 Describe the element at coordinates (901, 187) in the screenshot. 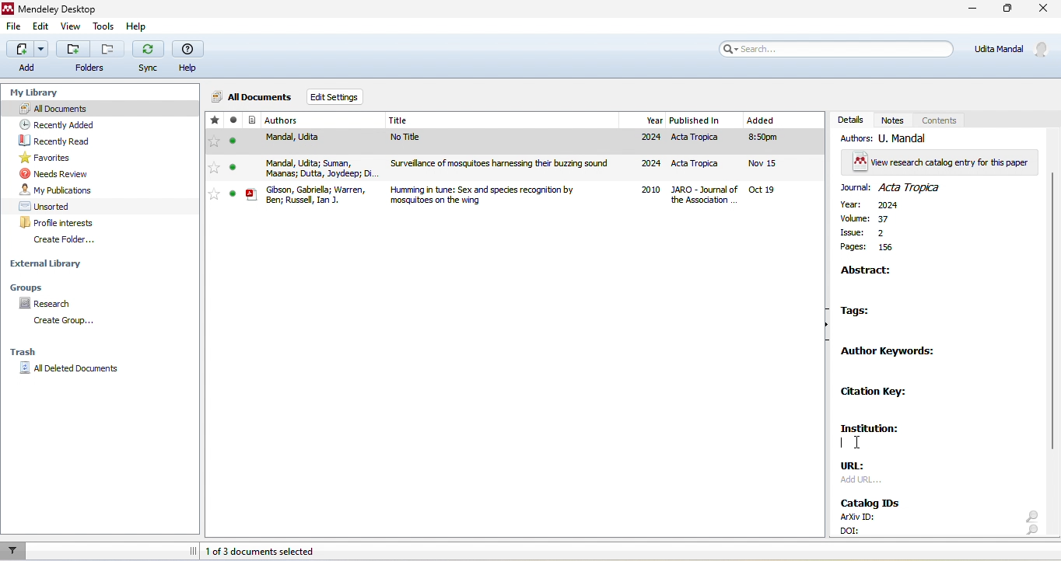

I see `journal : acta tropica` at that location.